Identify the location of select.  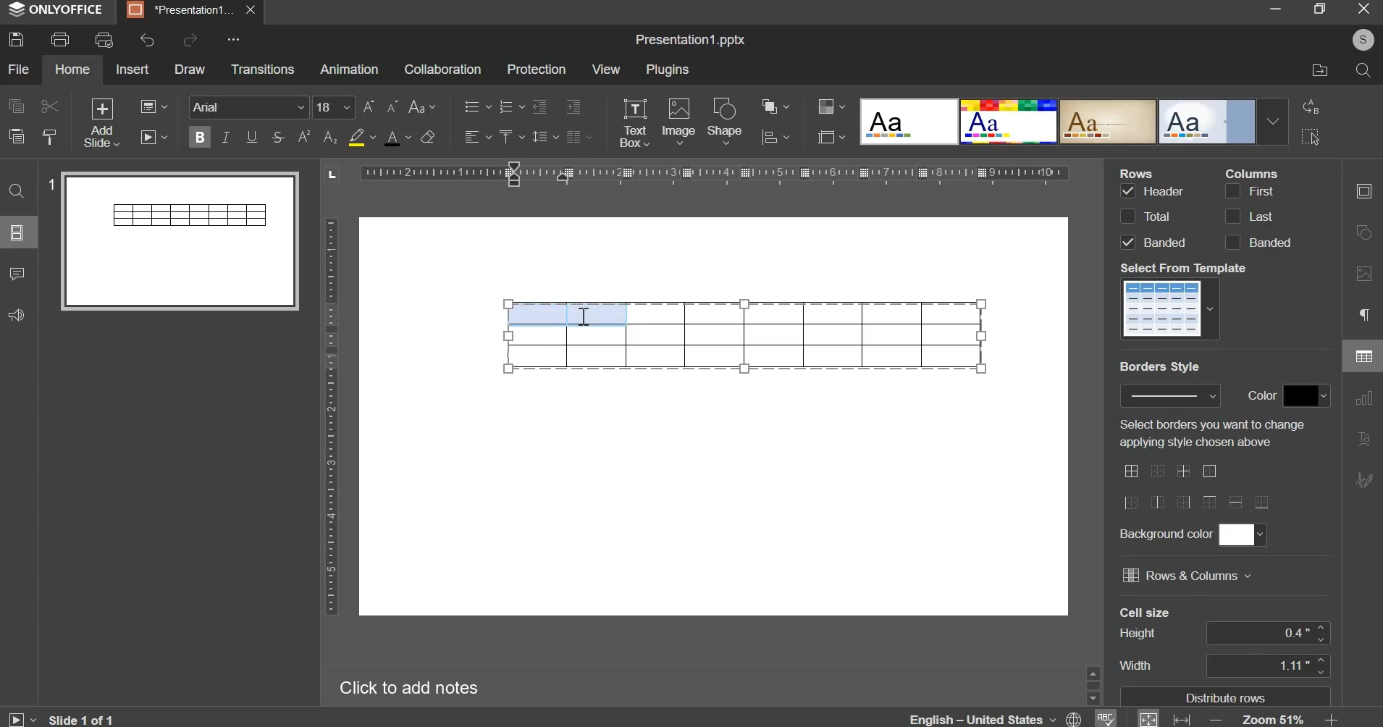
(1311, 138).